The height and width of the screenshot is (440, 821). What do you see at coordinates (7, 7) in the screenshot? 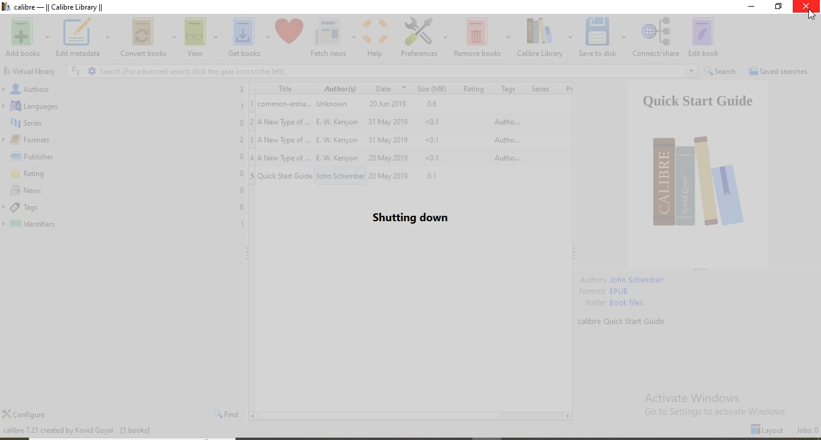
I see `Logo` at bounding box center [7, 7].